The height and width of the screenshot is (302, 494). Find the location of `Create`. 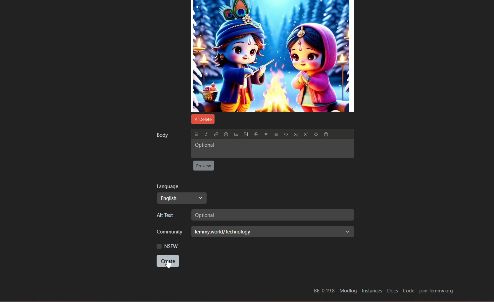

Create is located at coordinates (167, 262).